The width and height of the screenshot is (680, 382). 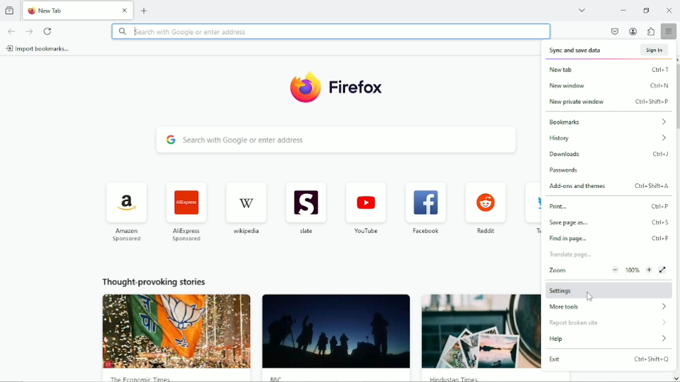 I want to click on report broken site, so click(x=608, y=322).